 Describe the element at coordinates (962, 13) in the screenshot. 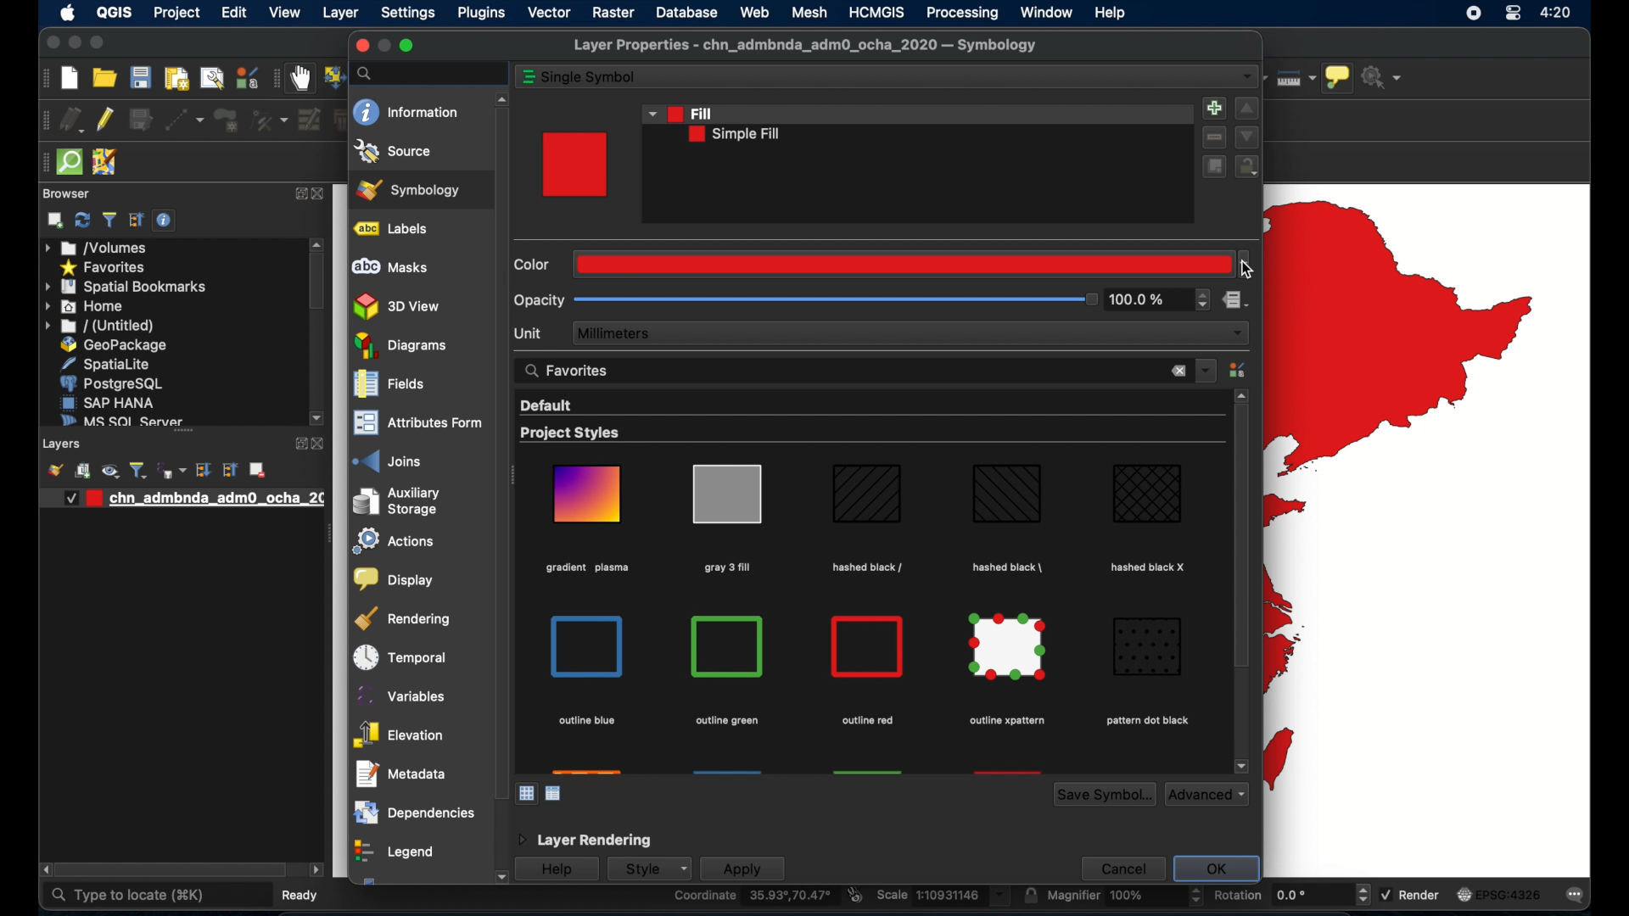

I see `processing` at that location.